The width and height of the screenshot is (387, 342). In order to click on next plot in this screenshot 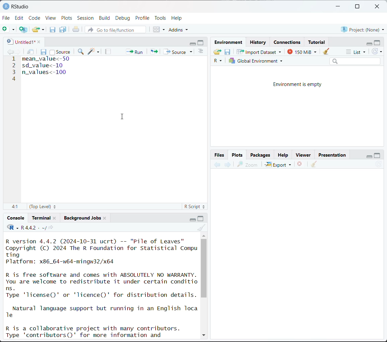, I will do `click(227, 165)`.